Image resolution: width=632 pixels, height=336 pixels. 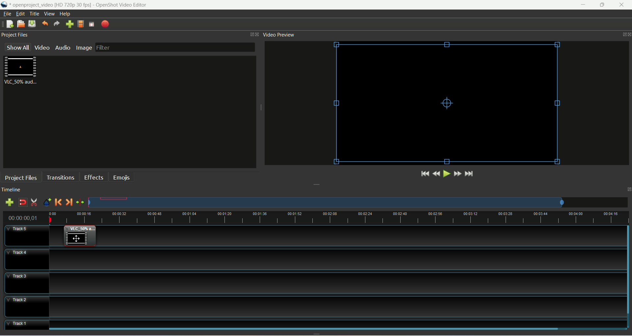 I want to click on zoom factor, so click(x=358, y=202).